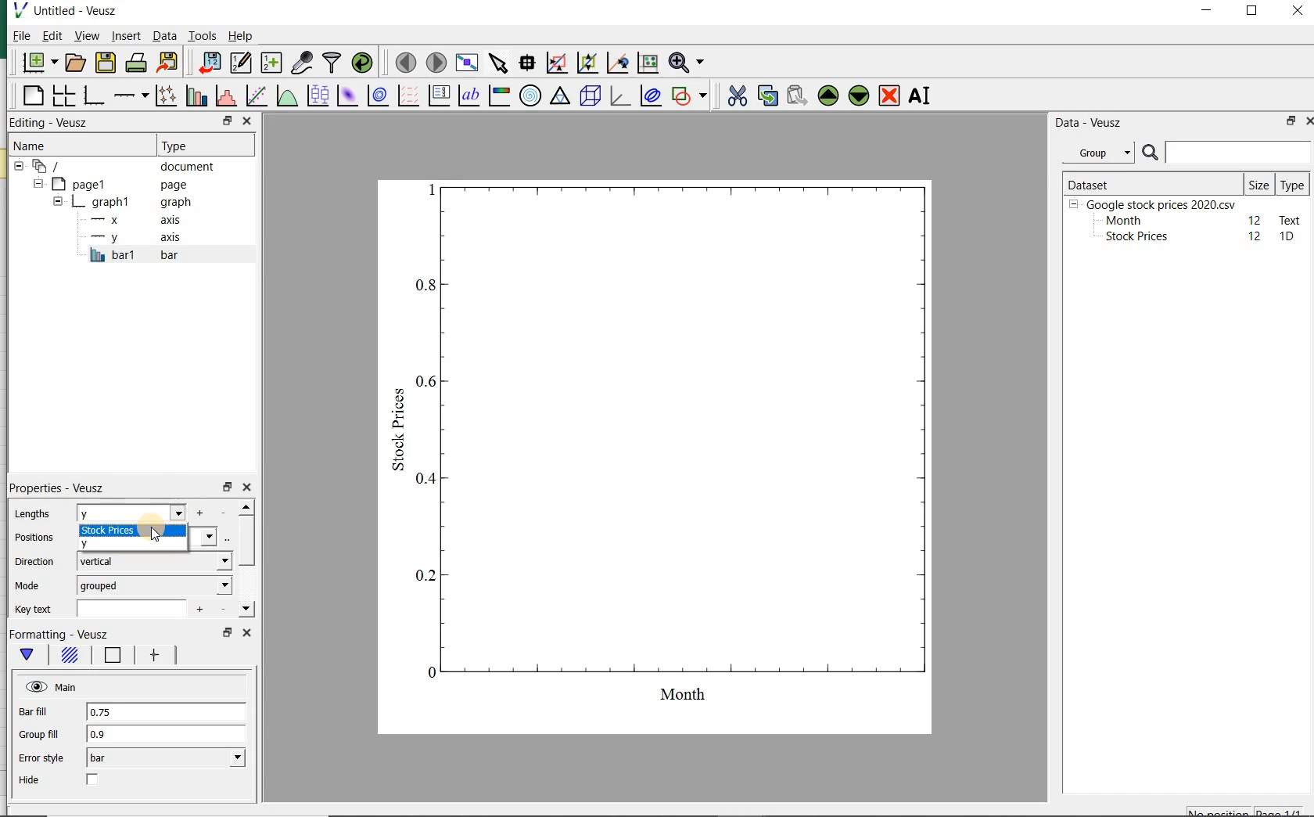  Describe the element at coordinates (332, 62) in the screenshot. I see `filter data` at that location.